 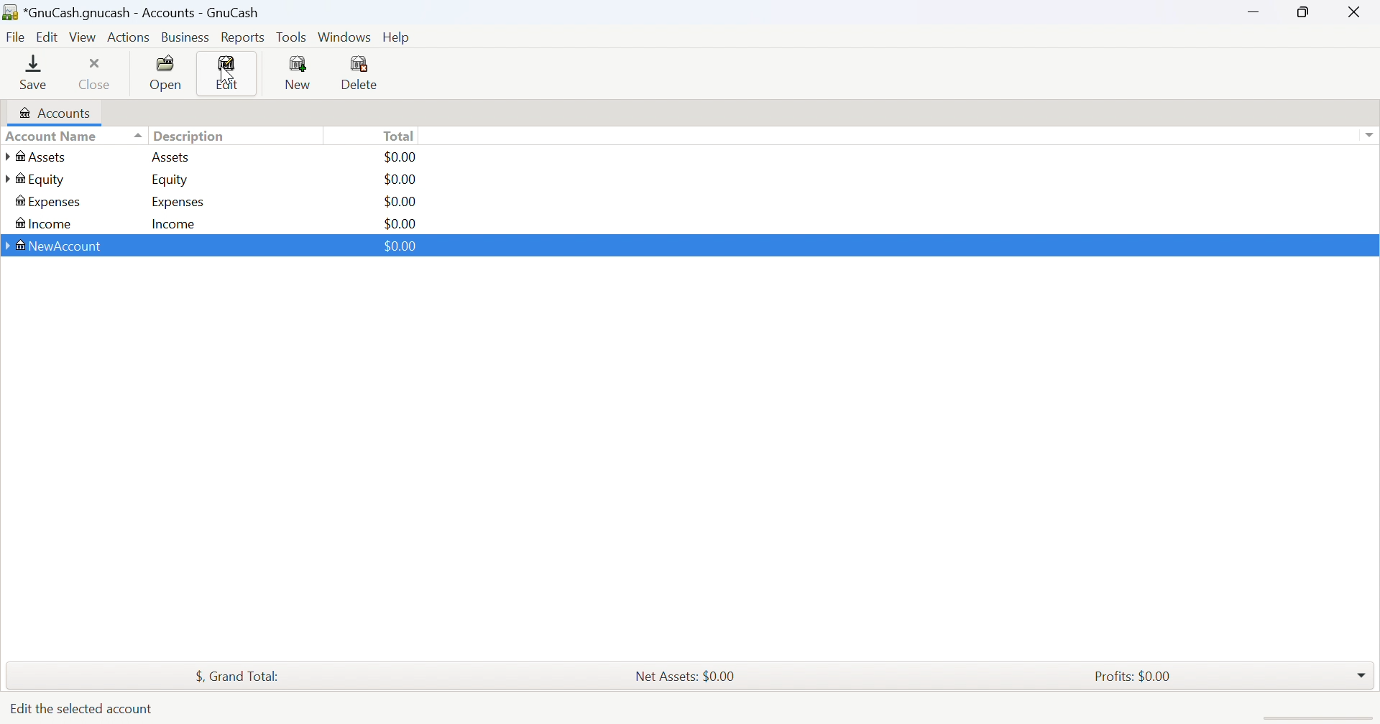 What do you see at coordinates (33, 71) in the screenshot?
I see `Save` at bounding box center [33, 71].